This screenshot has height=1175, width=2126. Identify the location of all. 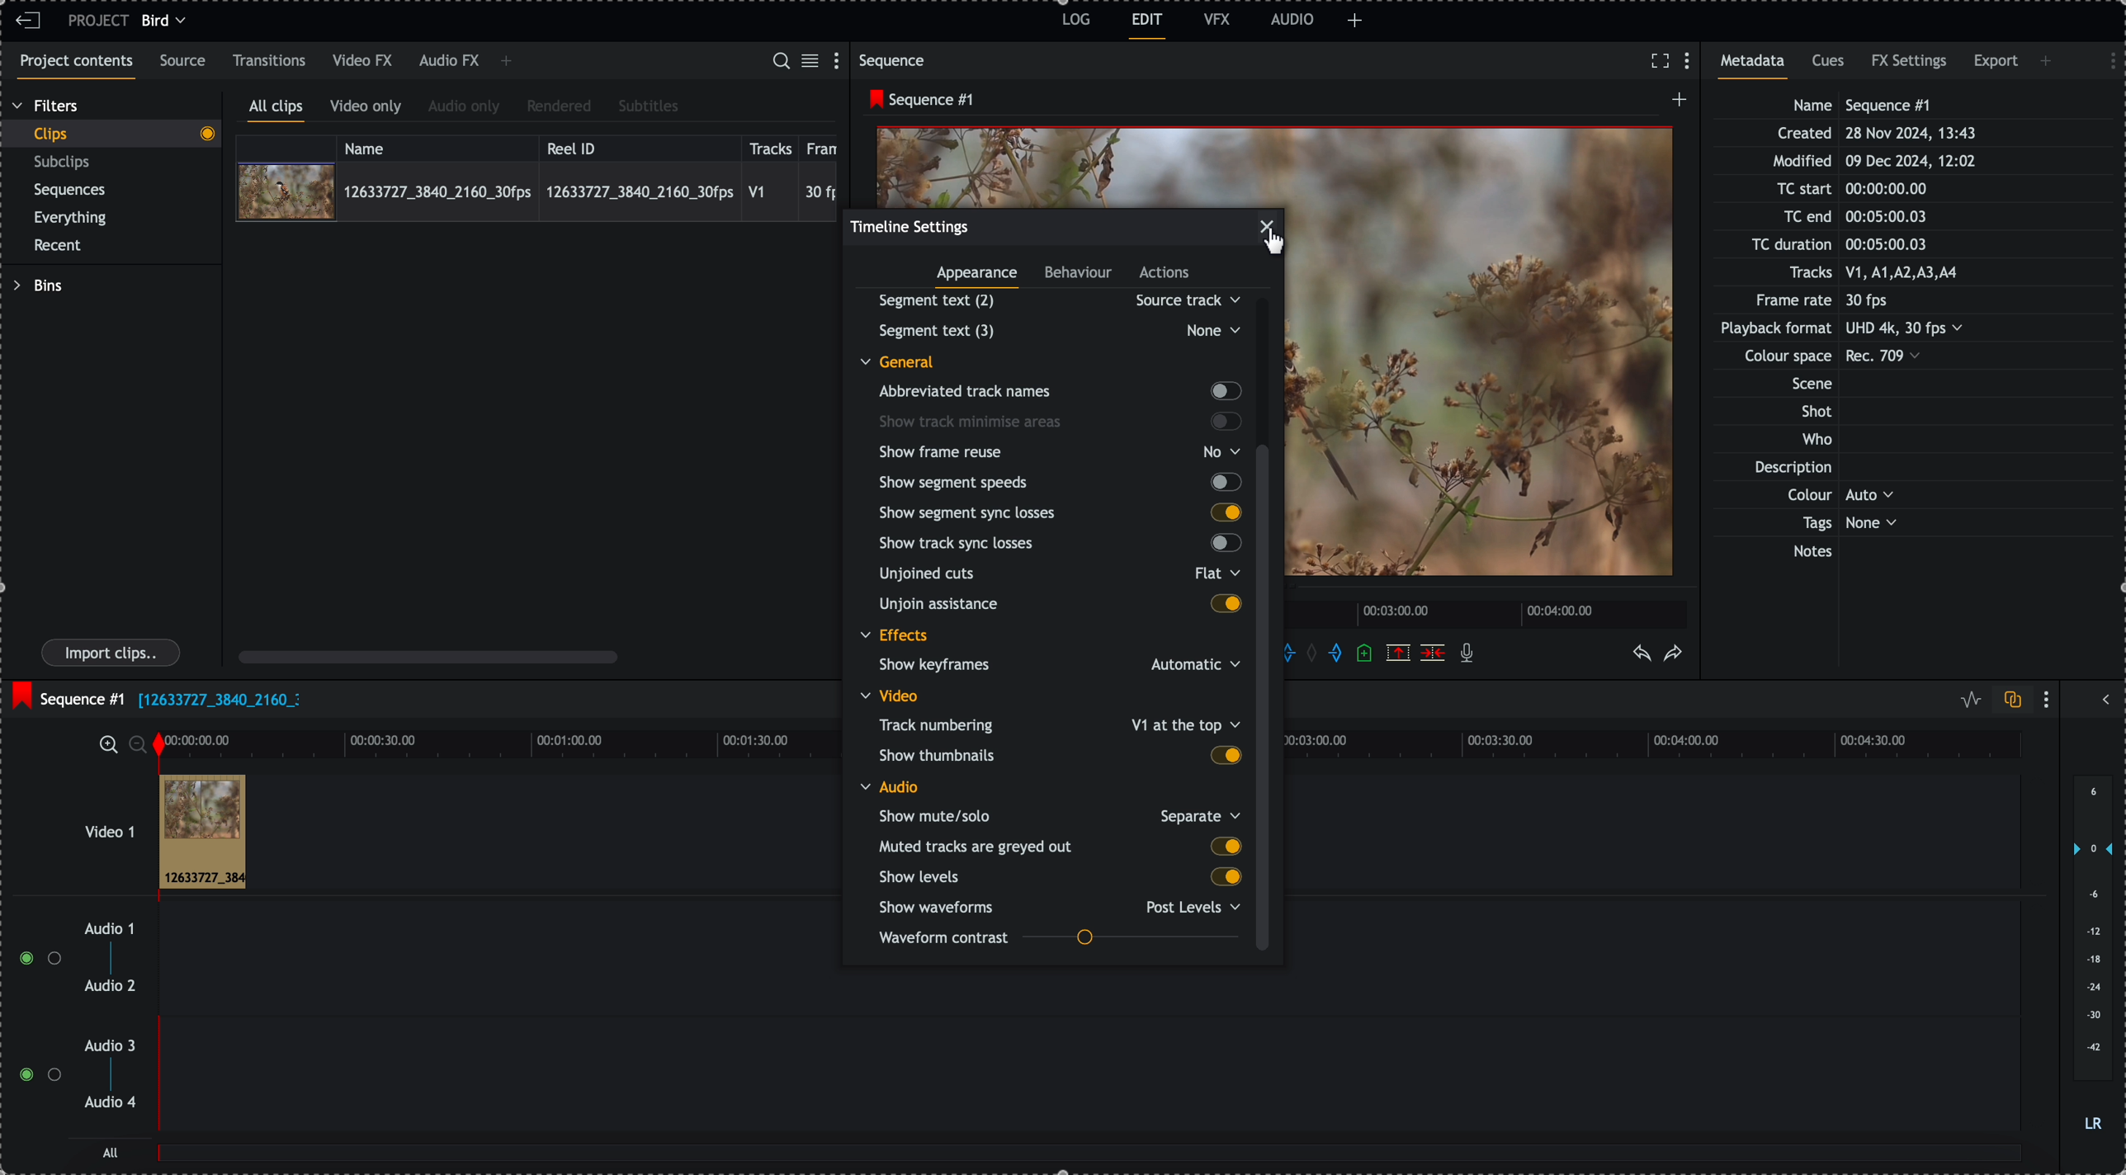
(1091, 1161).